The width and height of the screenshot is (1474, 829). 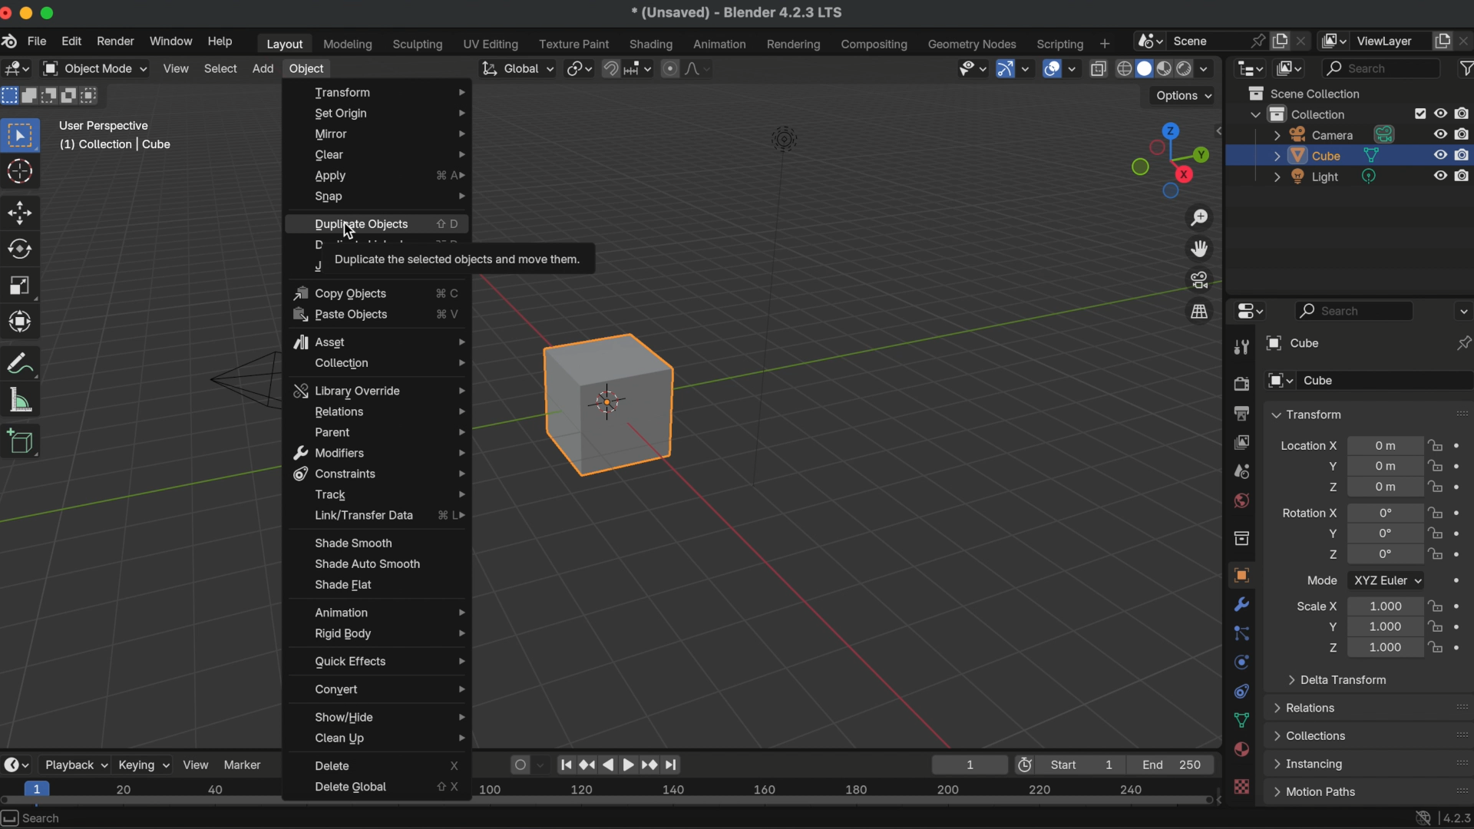 I want to click on gizmos, so click(x=1026, y=69).